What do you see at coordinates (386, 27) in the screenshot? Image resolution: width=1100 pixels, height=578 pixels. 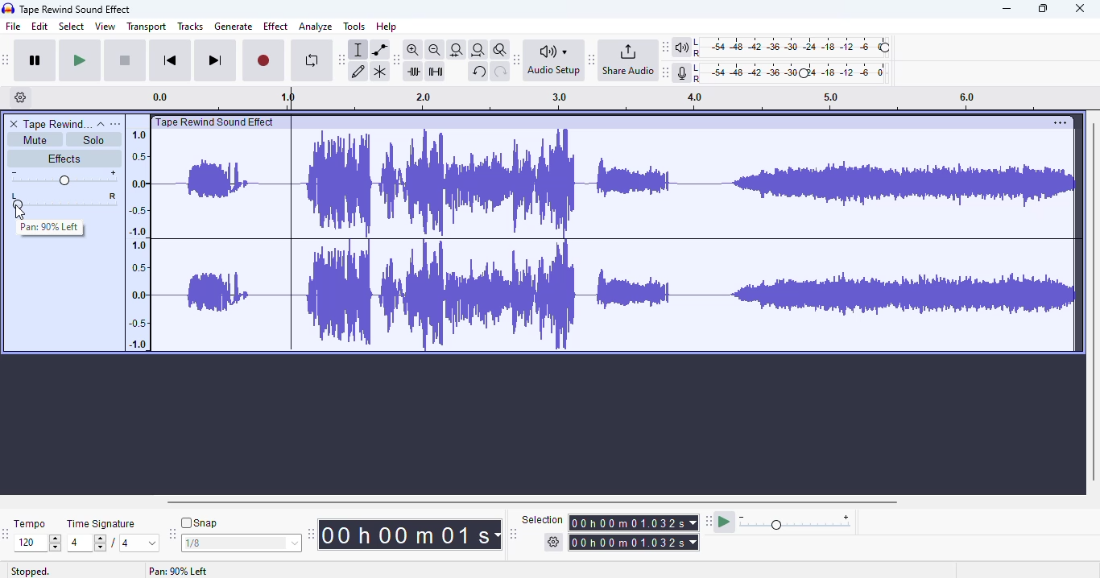 I see `help` at bounding box center [386, 27].